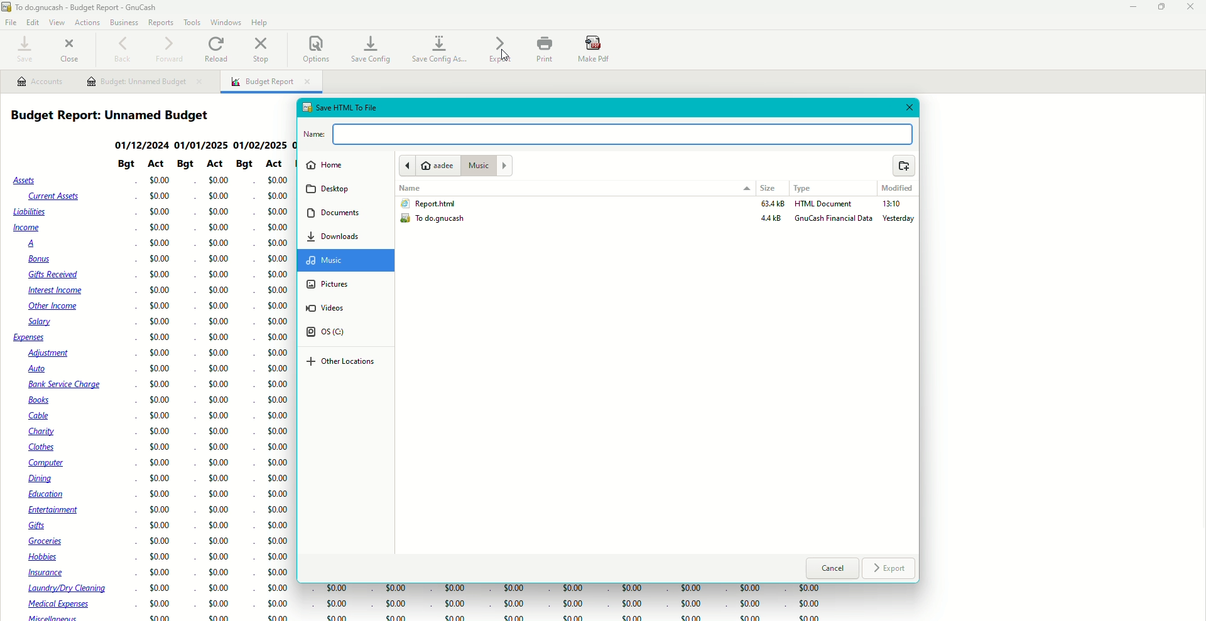 This screenshot has height=621, width=1206. Describe the element at coordinates (499, 50) in the screenshot. I see `Export` at that location.